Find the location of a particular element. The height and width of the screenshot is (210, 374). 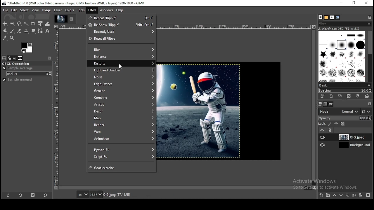

gegl operation is located at coordinates (26, 64).